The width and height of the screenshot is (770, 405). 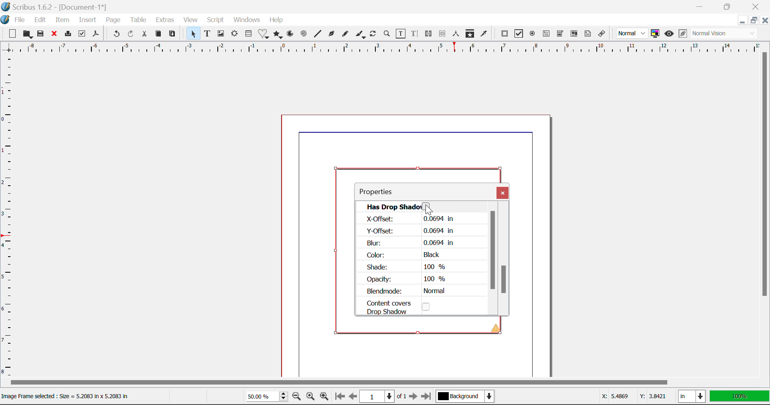 What do you see at coordinates (703, 6) in the screenshot?
I see `Restore Down` at bounding box center [703, 6].